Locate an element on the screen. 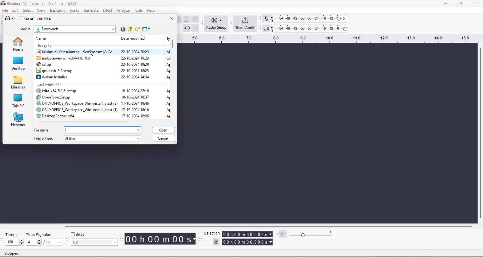 The width and height of the screenshot is (483, 257). snapping tool bar is located at coordinates (67, 239).